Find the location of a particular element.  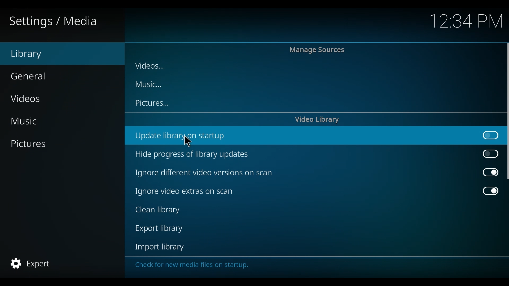

Time is located at coordinates (466, 21).